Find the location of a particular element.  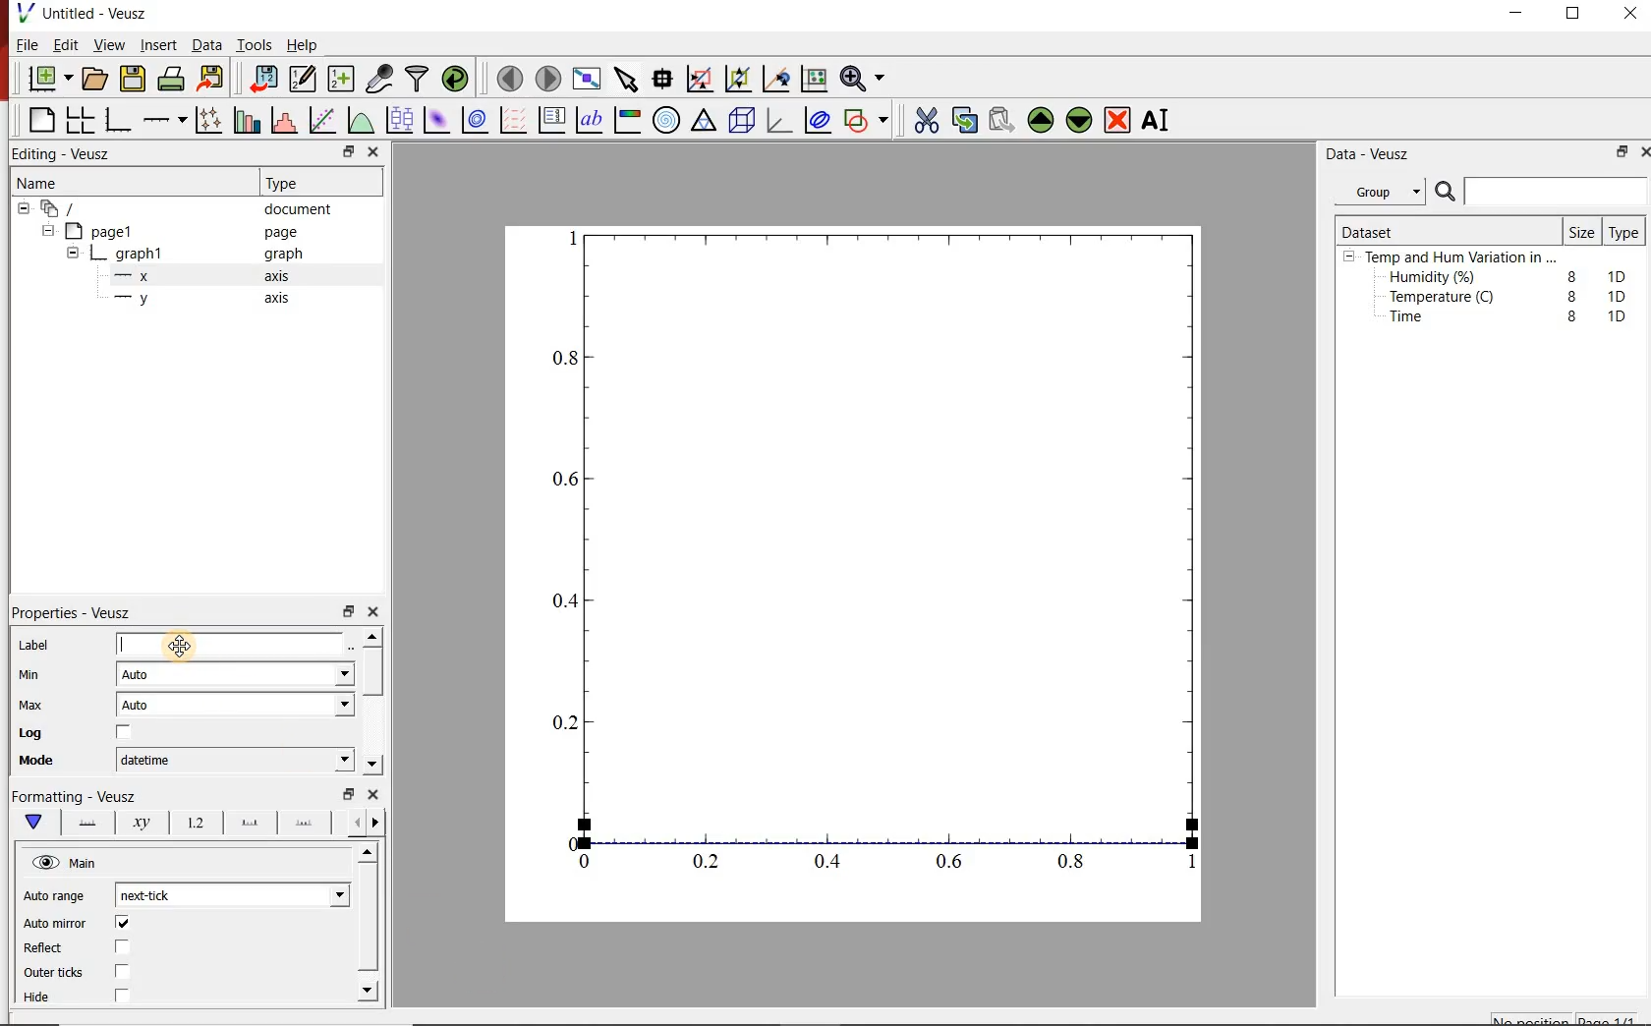

Max dropdown is located at coordinates (323, 708).